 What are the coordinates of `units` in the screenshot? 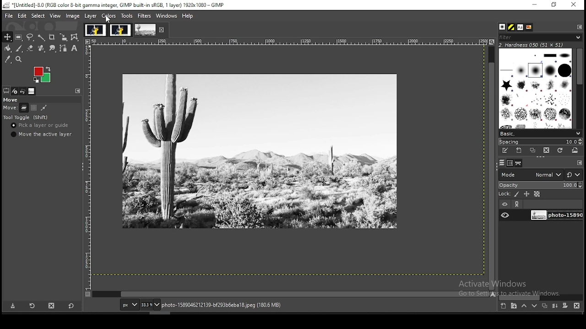 It's located at (128, 304).